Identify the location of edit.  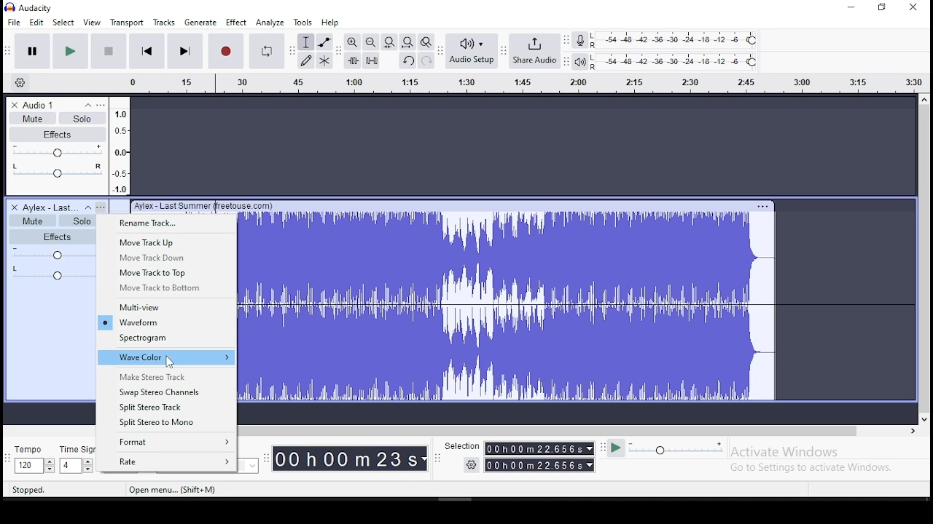
(36, 23).